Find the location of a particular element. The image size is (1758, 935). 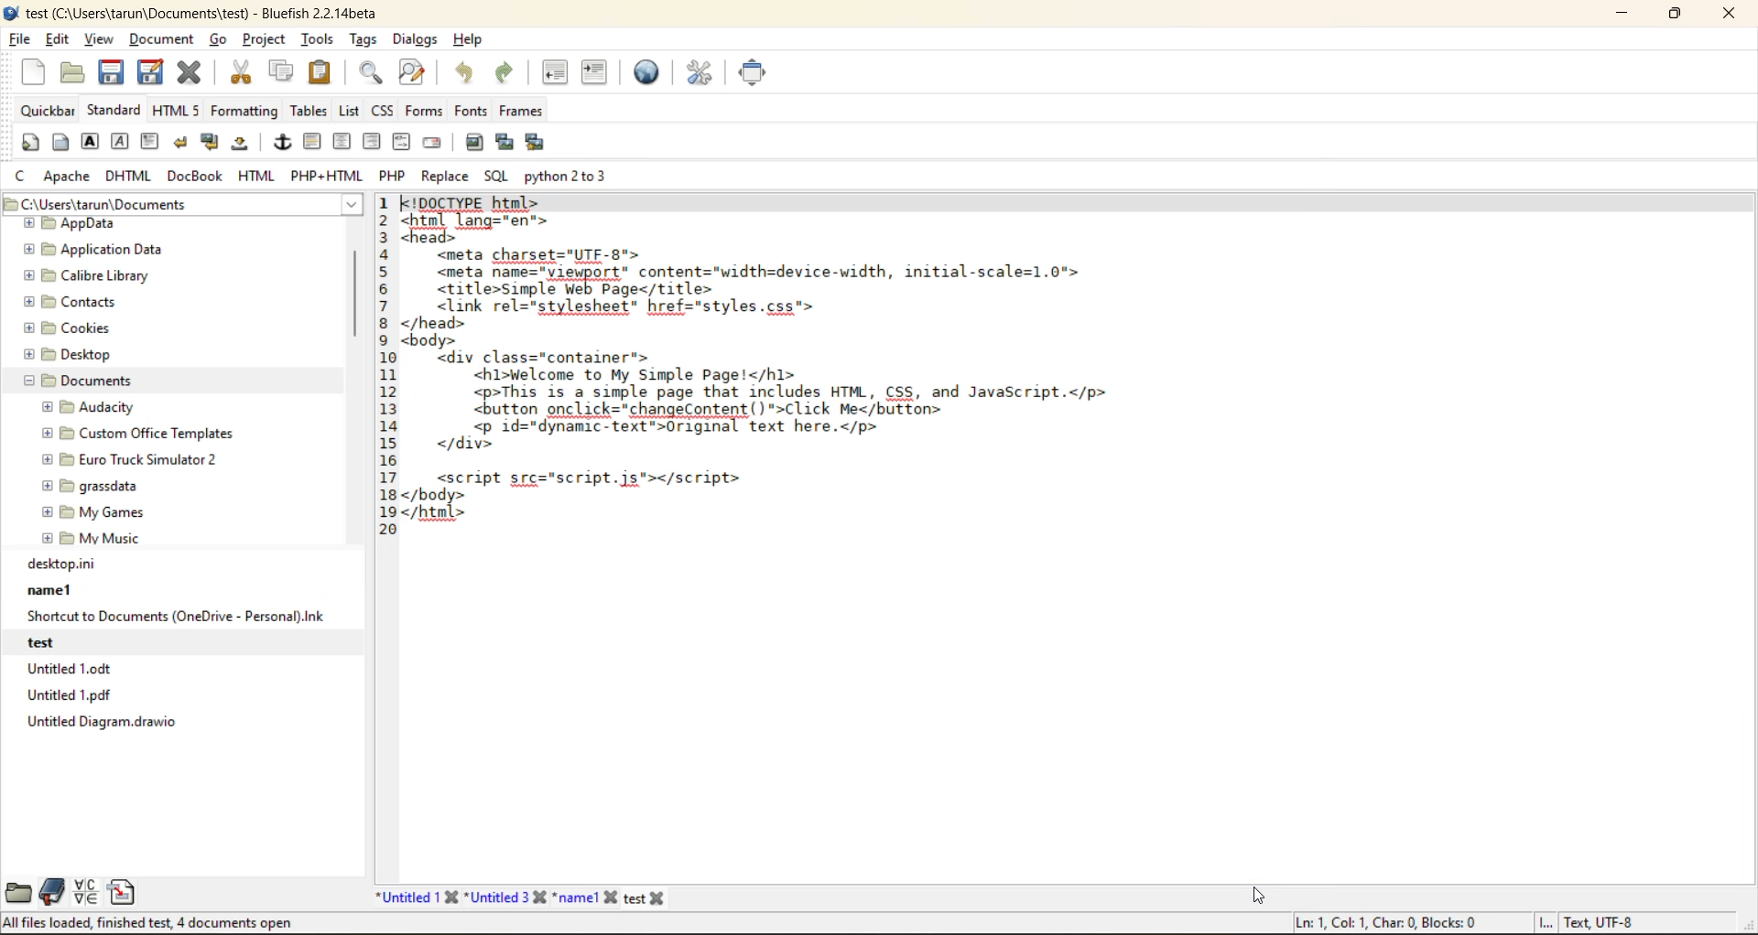

body is located at coordinates (60, 145).